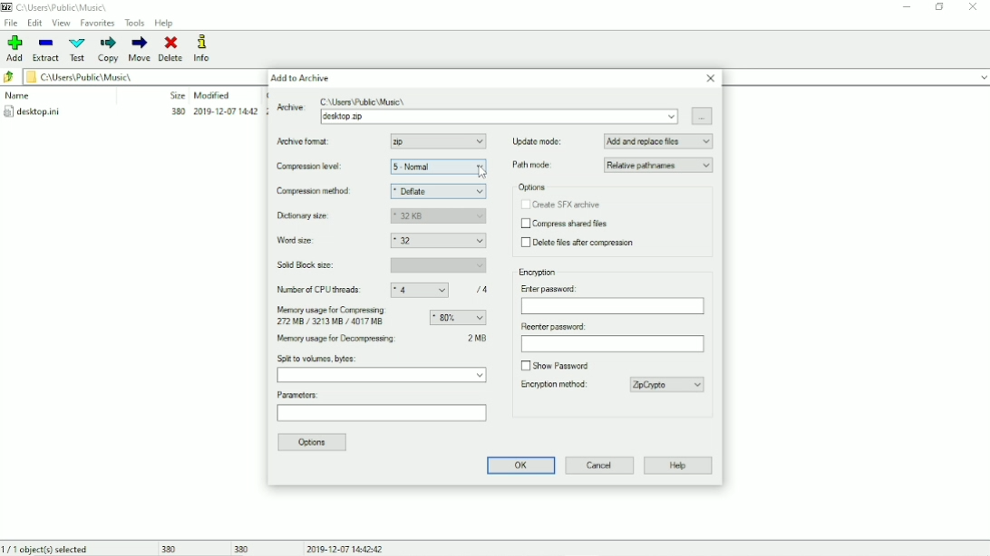 This screenshot has height=556, width=990. I want to click on 380, so click(170, 547).